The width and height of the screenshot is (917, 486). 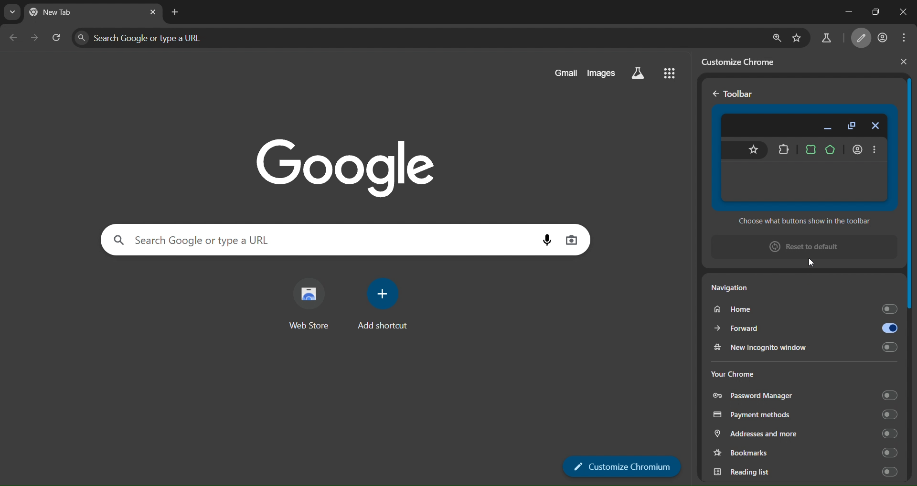 What do you see at coordinates (547, 240) in the screenshot?
I see `voice search` at bounding box center [547, 240].